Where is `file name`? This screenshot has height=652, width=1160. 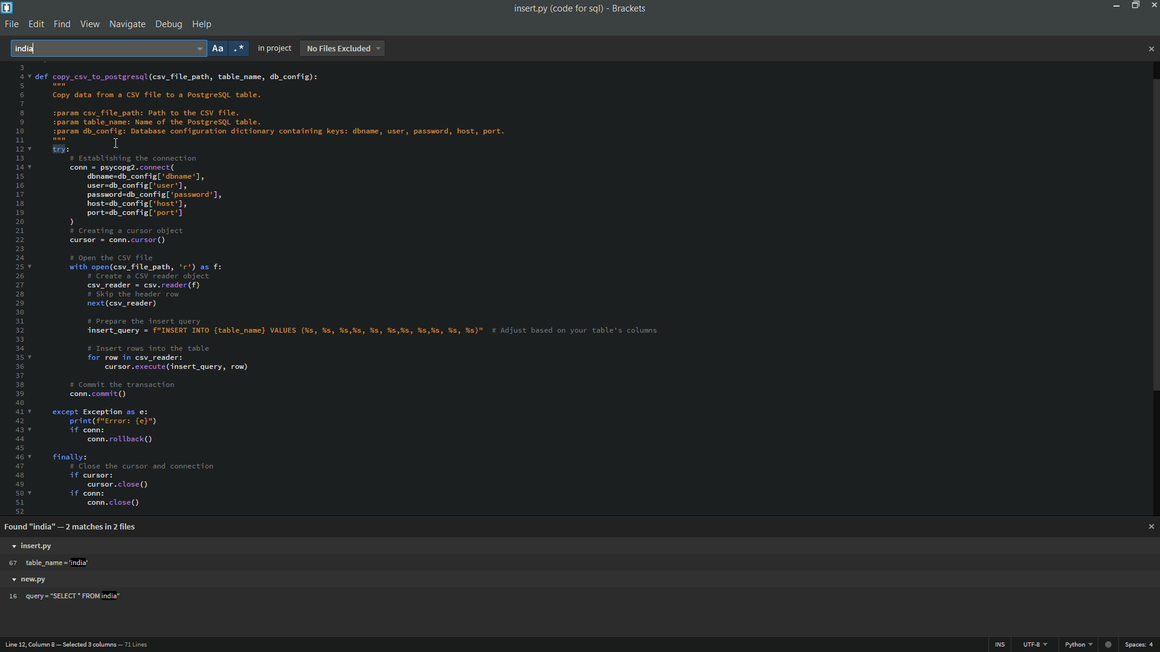
file name is located at coordinates (557, 9).